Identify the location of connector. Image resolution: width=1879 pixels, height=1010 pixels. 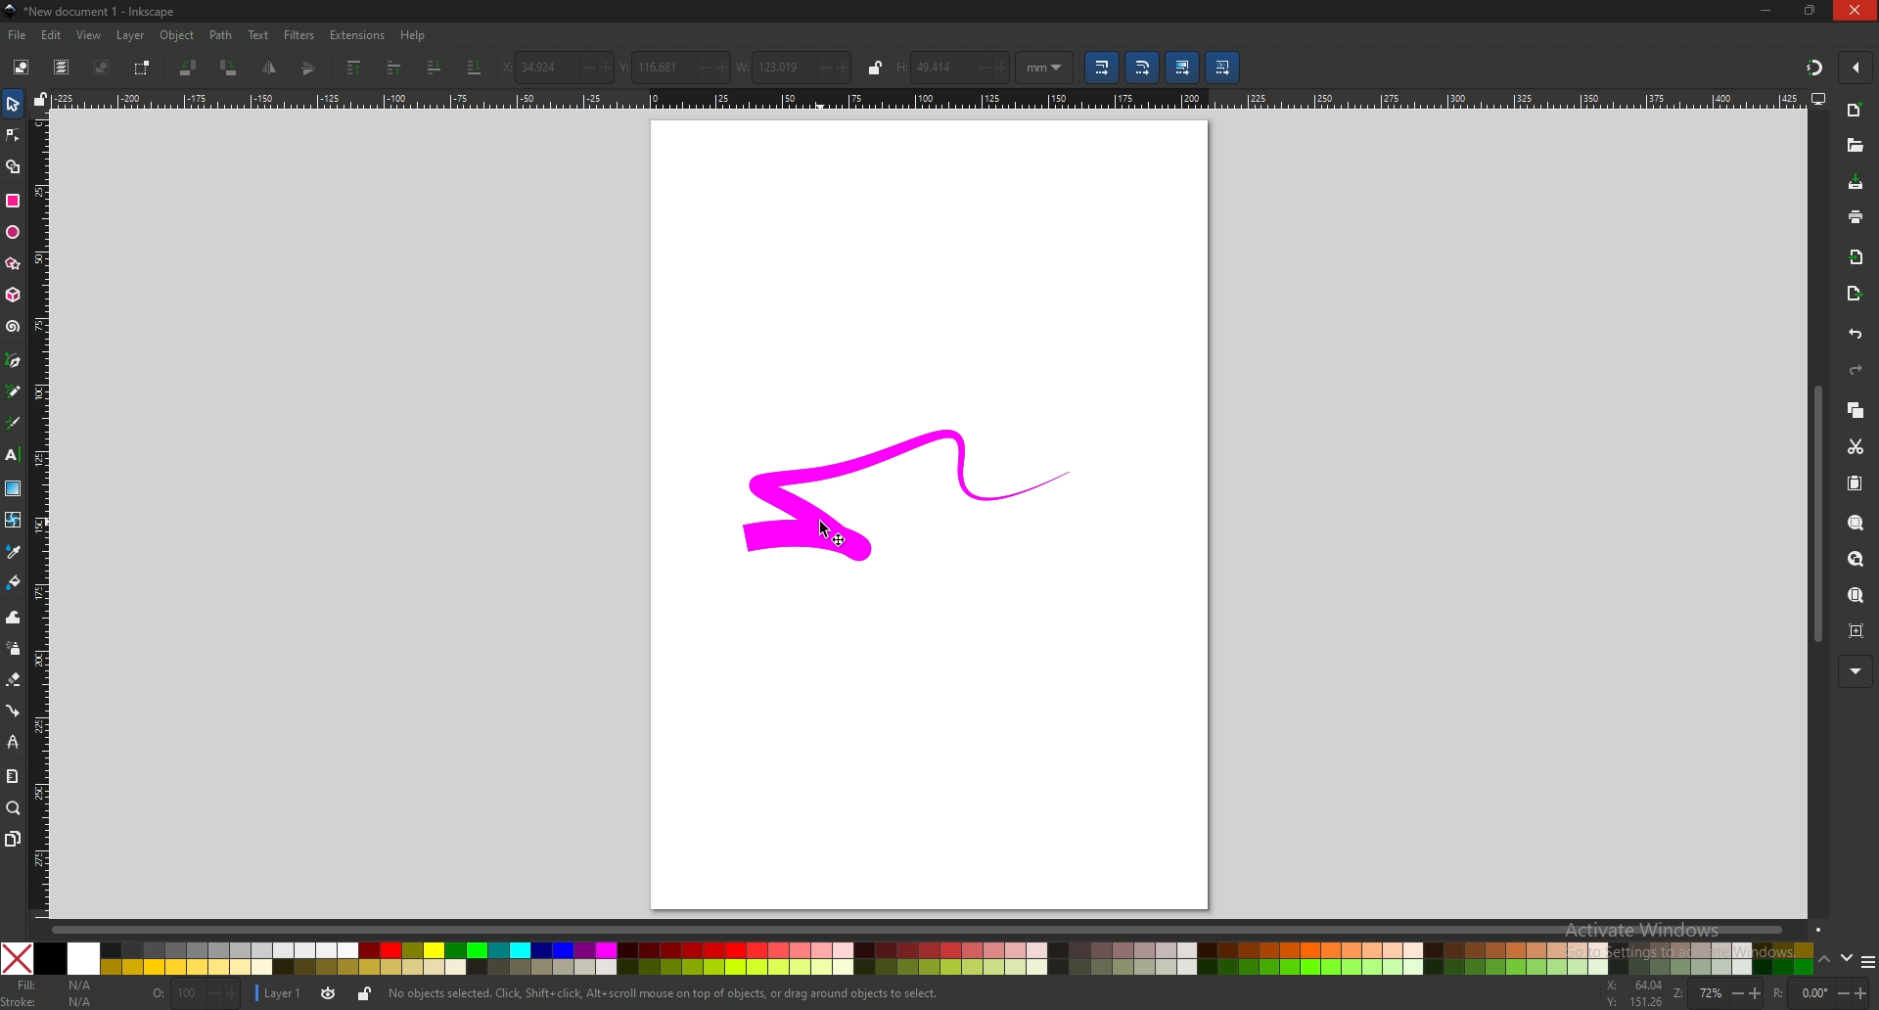
(14, 712).